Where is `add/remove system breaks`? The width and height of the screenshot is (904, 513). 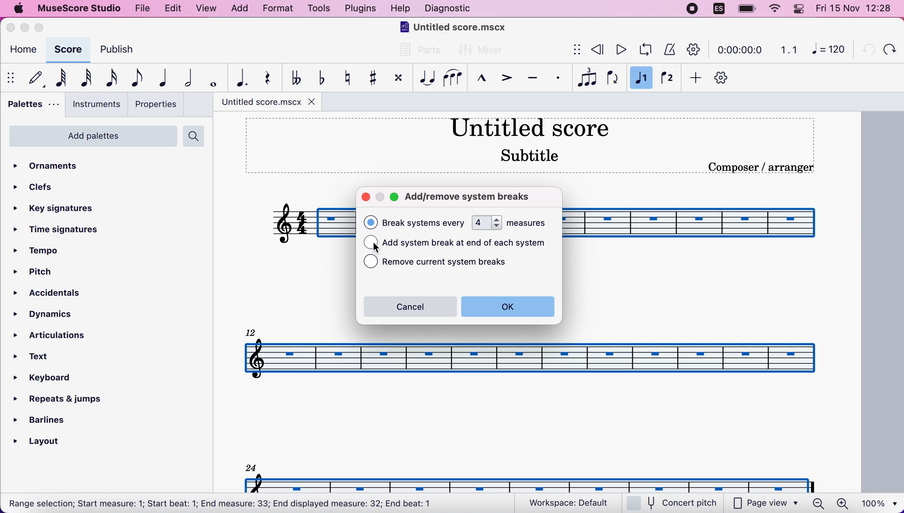
add/remove system breaks is located at coordinates (476, 196).